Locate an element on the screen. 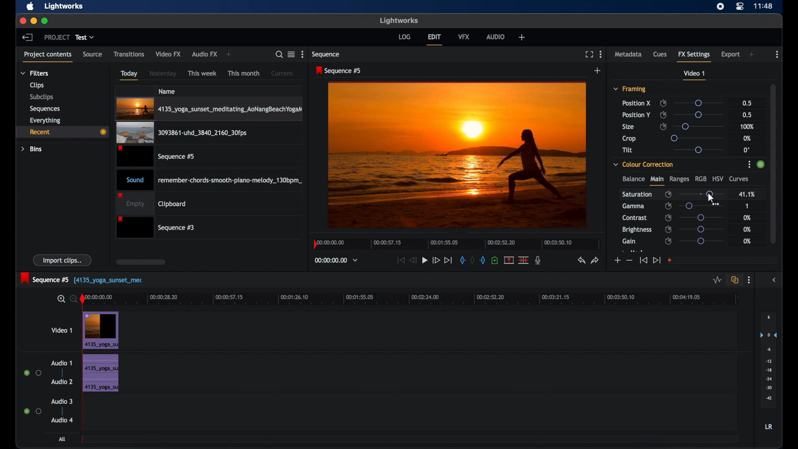 The width and height of the screenshot is (798, 449). 0% is located at coordinates (748, 138).